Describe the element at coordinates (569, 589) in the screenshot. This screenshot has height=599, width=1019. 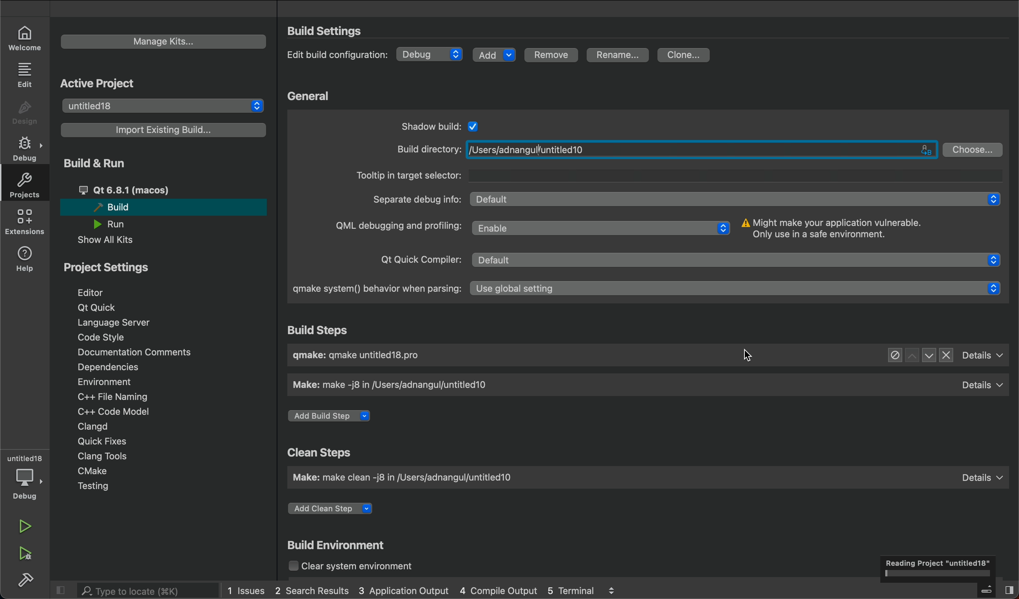
I see `5 Terminal` at that location.